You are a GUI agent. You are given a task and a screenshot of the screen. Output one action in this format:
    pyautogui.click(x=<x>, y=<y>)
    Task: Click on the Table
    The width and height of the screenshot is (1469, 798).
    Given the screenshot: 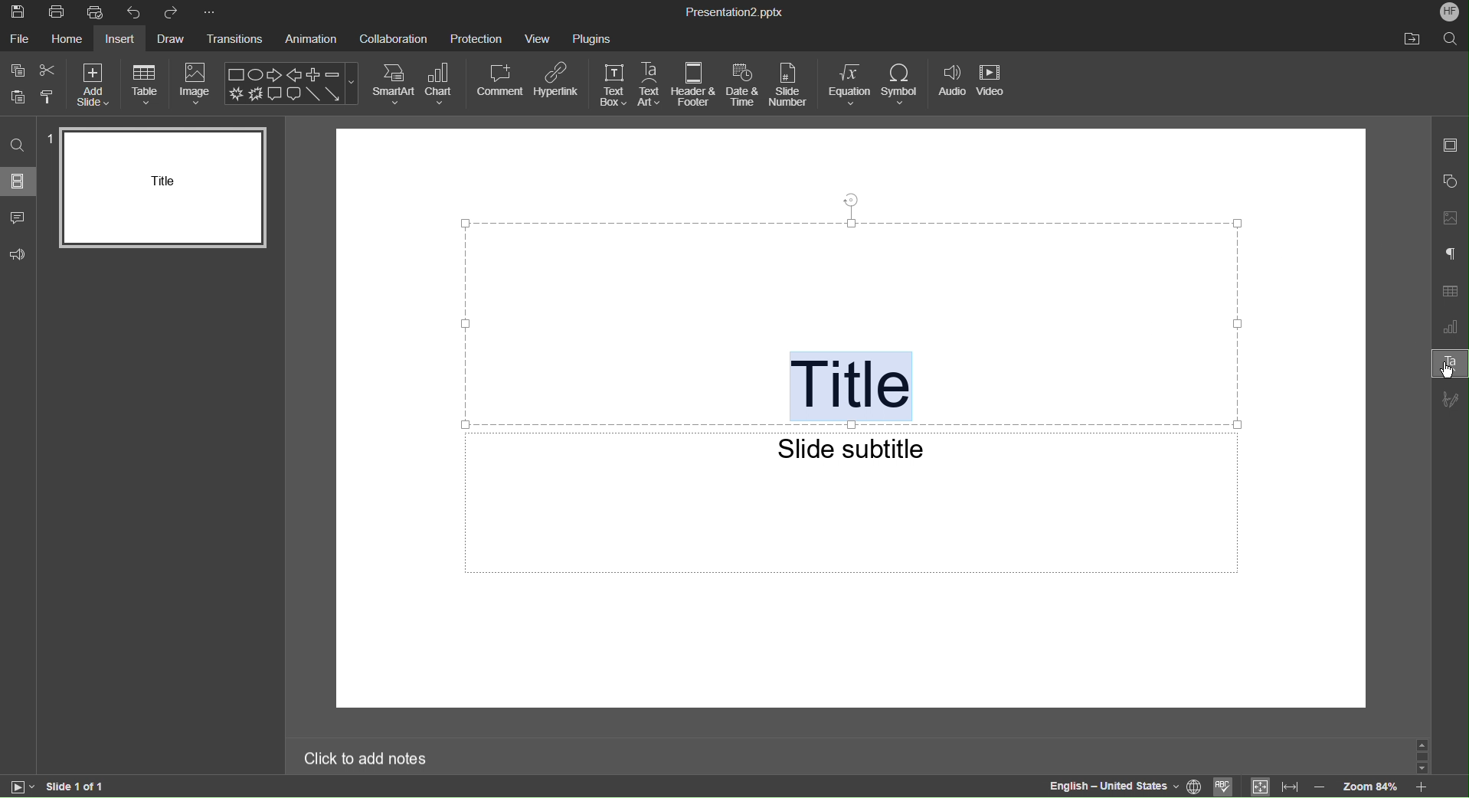 What is the action you would take?
    pyautogui.click(x=145, y=83)
    